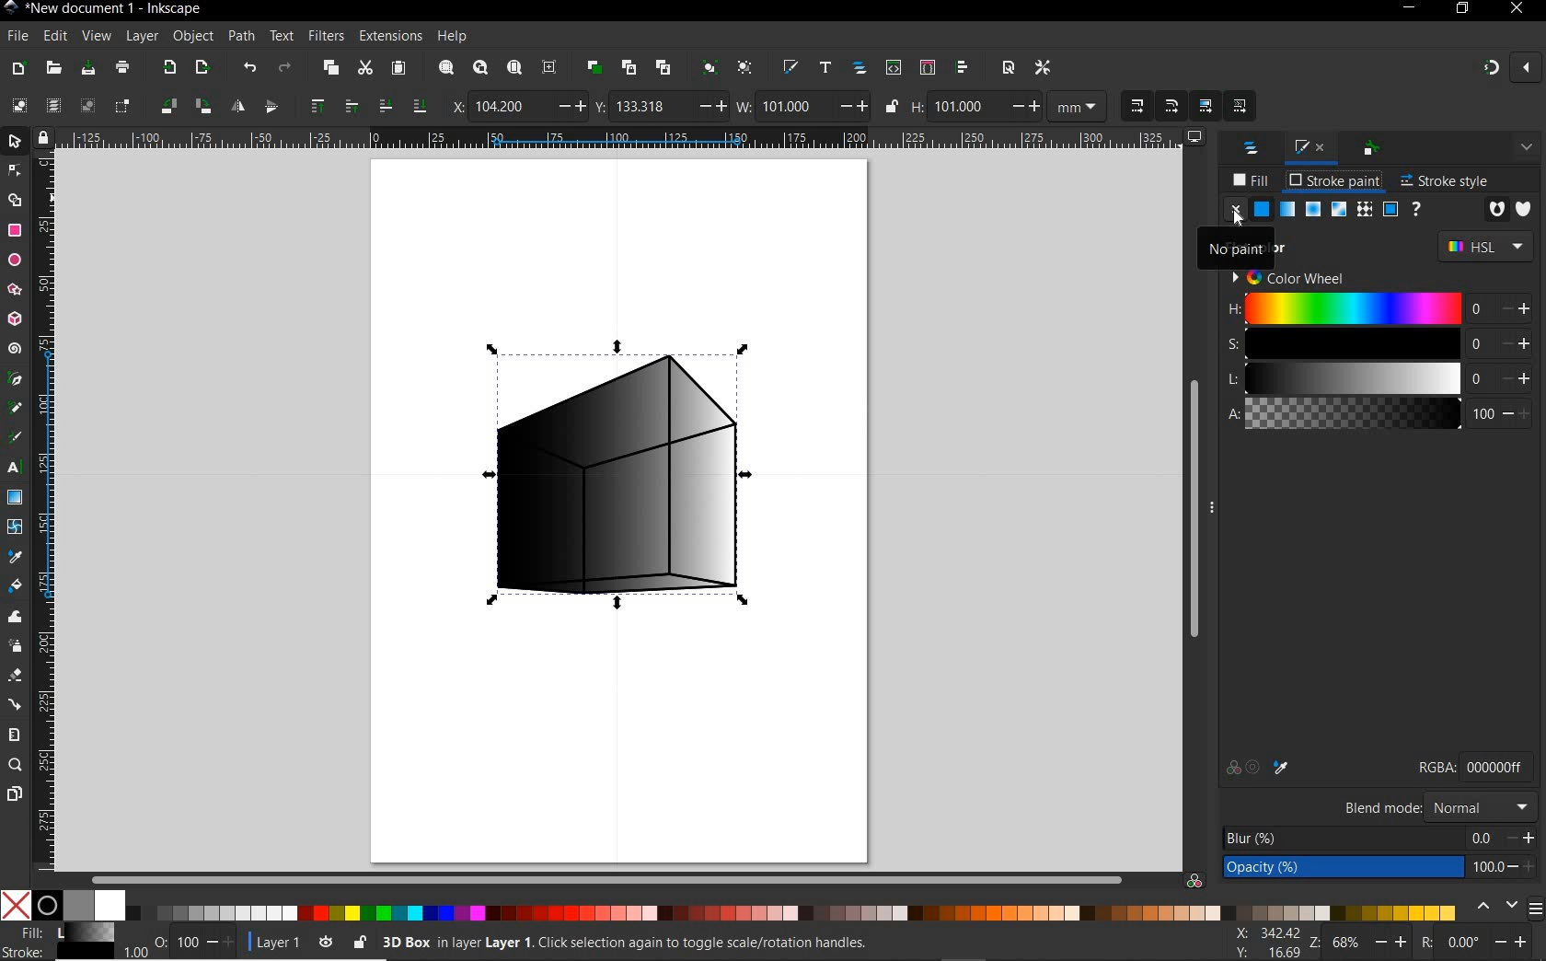  What do you see at coordinates (17, 37) in the screenshot?
I see `FILE` at bounding box center [17, 37].